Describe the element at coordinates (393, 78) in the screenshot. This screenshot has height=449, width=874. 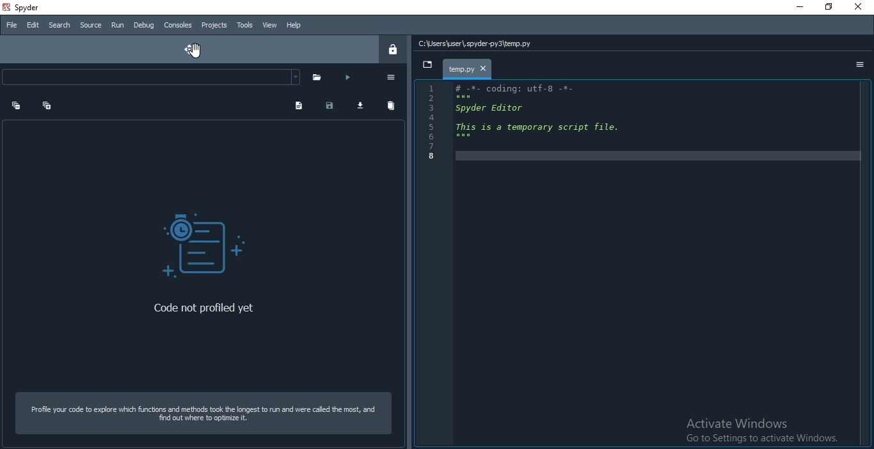
I see `options` at that location.